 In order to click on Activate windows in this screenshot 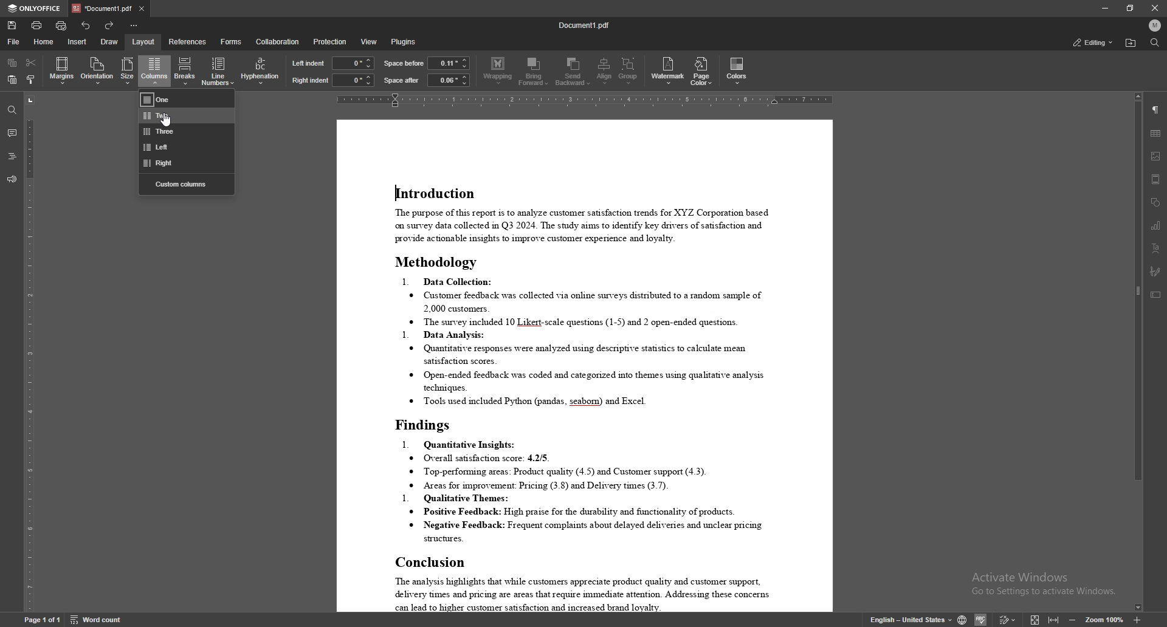, I will do `click(1041, 585)`.